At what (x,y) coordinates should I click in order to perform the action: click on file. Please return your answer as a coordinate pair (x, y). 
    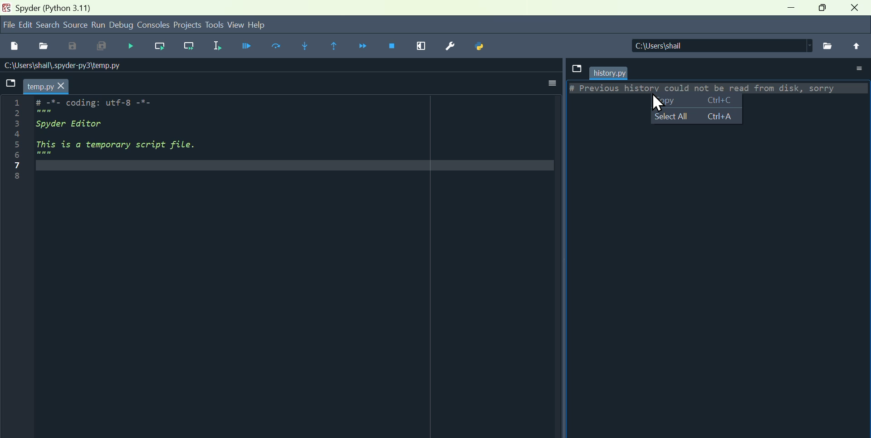
    Looking at the image, I should click on (9, 24).